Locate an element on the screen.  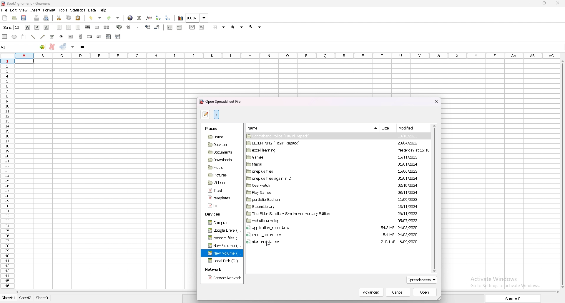
subscript is located at coordinates (201, 27).